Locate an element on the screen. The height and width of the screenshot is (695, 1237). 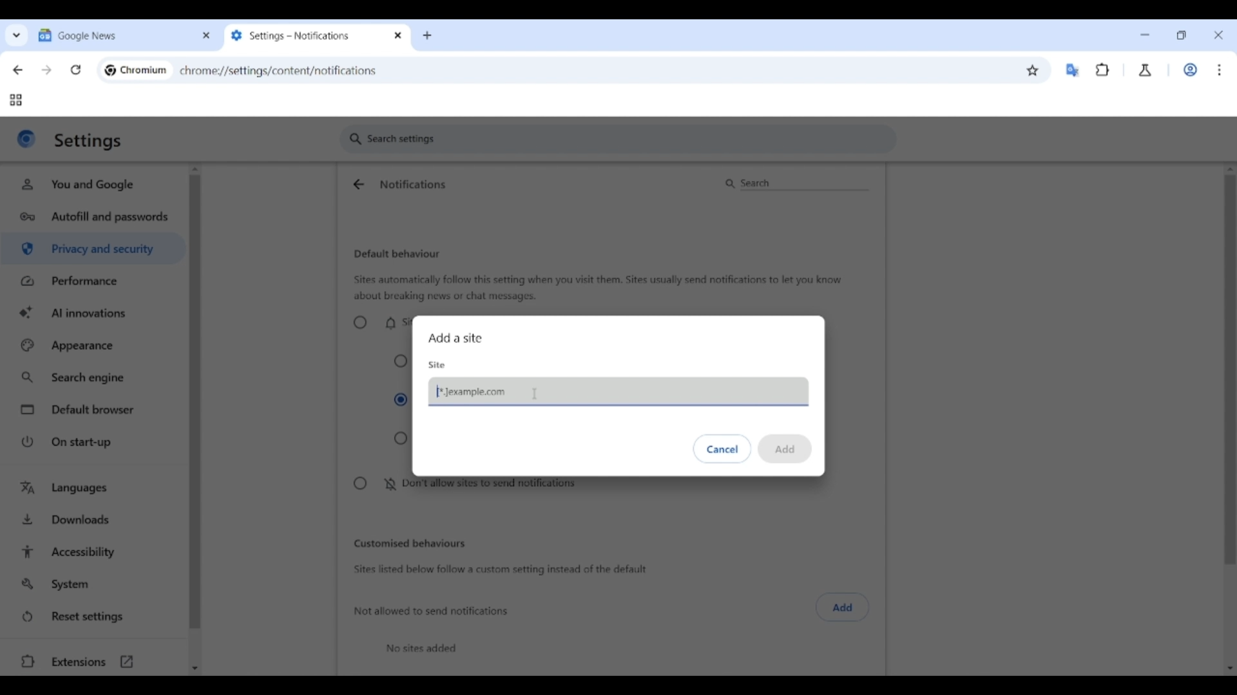
Discard inputs made is located at coordinates (723, 449).